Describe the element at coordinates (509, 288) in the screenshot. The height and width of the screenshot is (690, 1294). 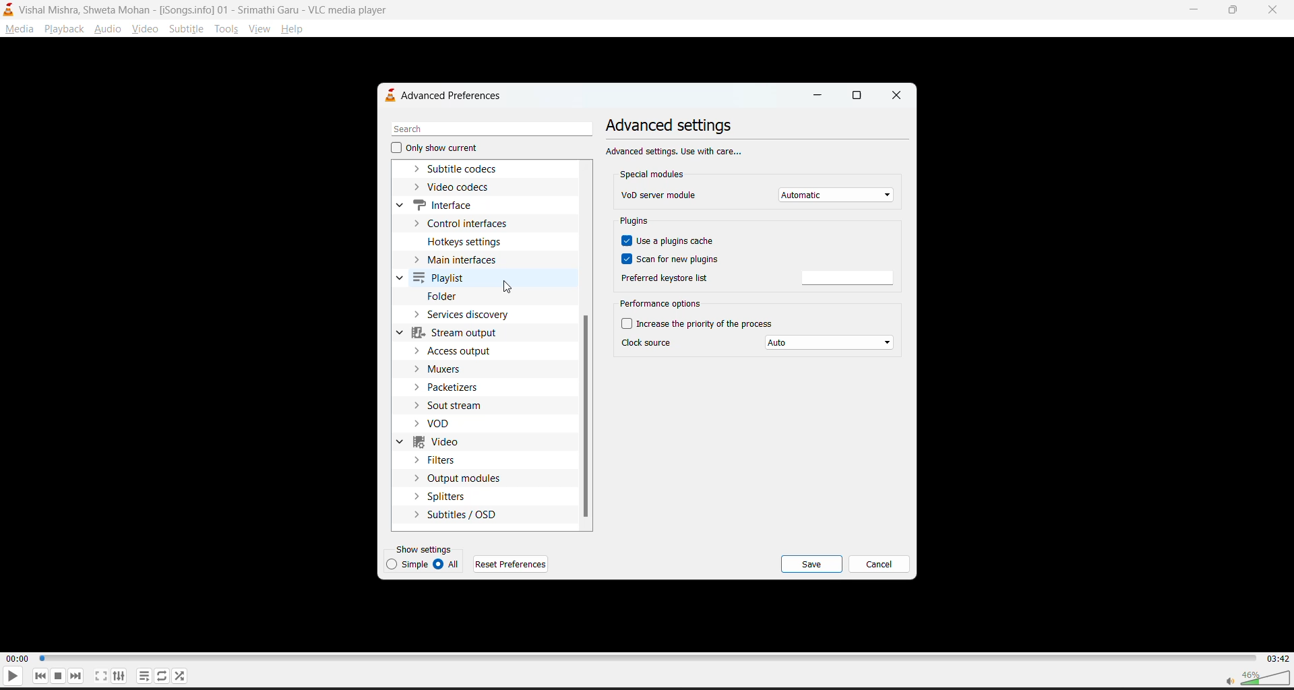
I see `cursor` at that location.